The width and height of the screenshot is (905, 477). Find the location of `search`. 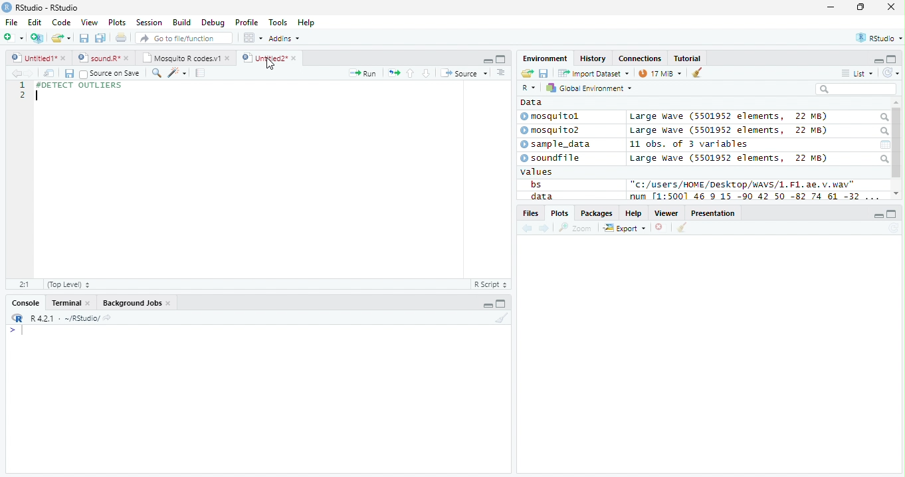

search is located at coordinates (883, 118).